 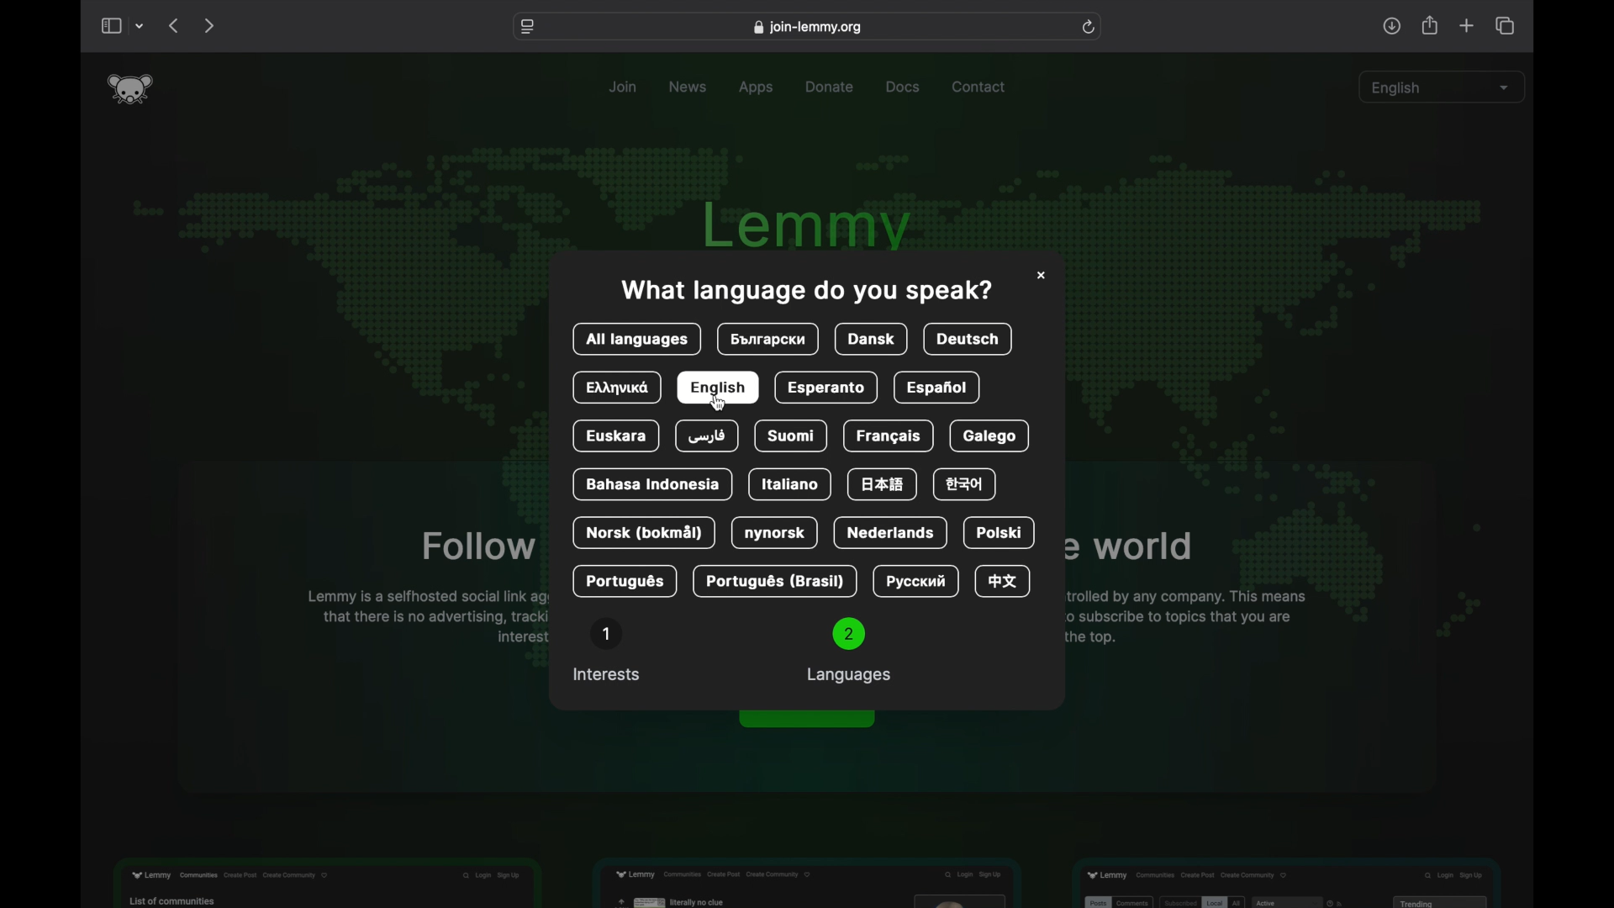 What do you see at coordinates (792, 436) in the screenshot?
I see `suomi` at bounding box center [792, 436].